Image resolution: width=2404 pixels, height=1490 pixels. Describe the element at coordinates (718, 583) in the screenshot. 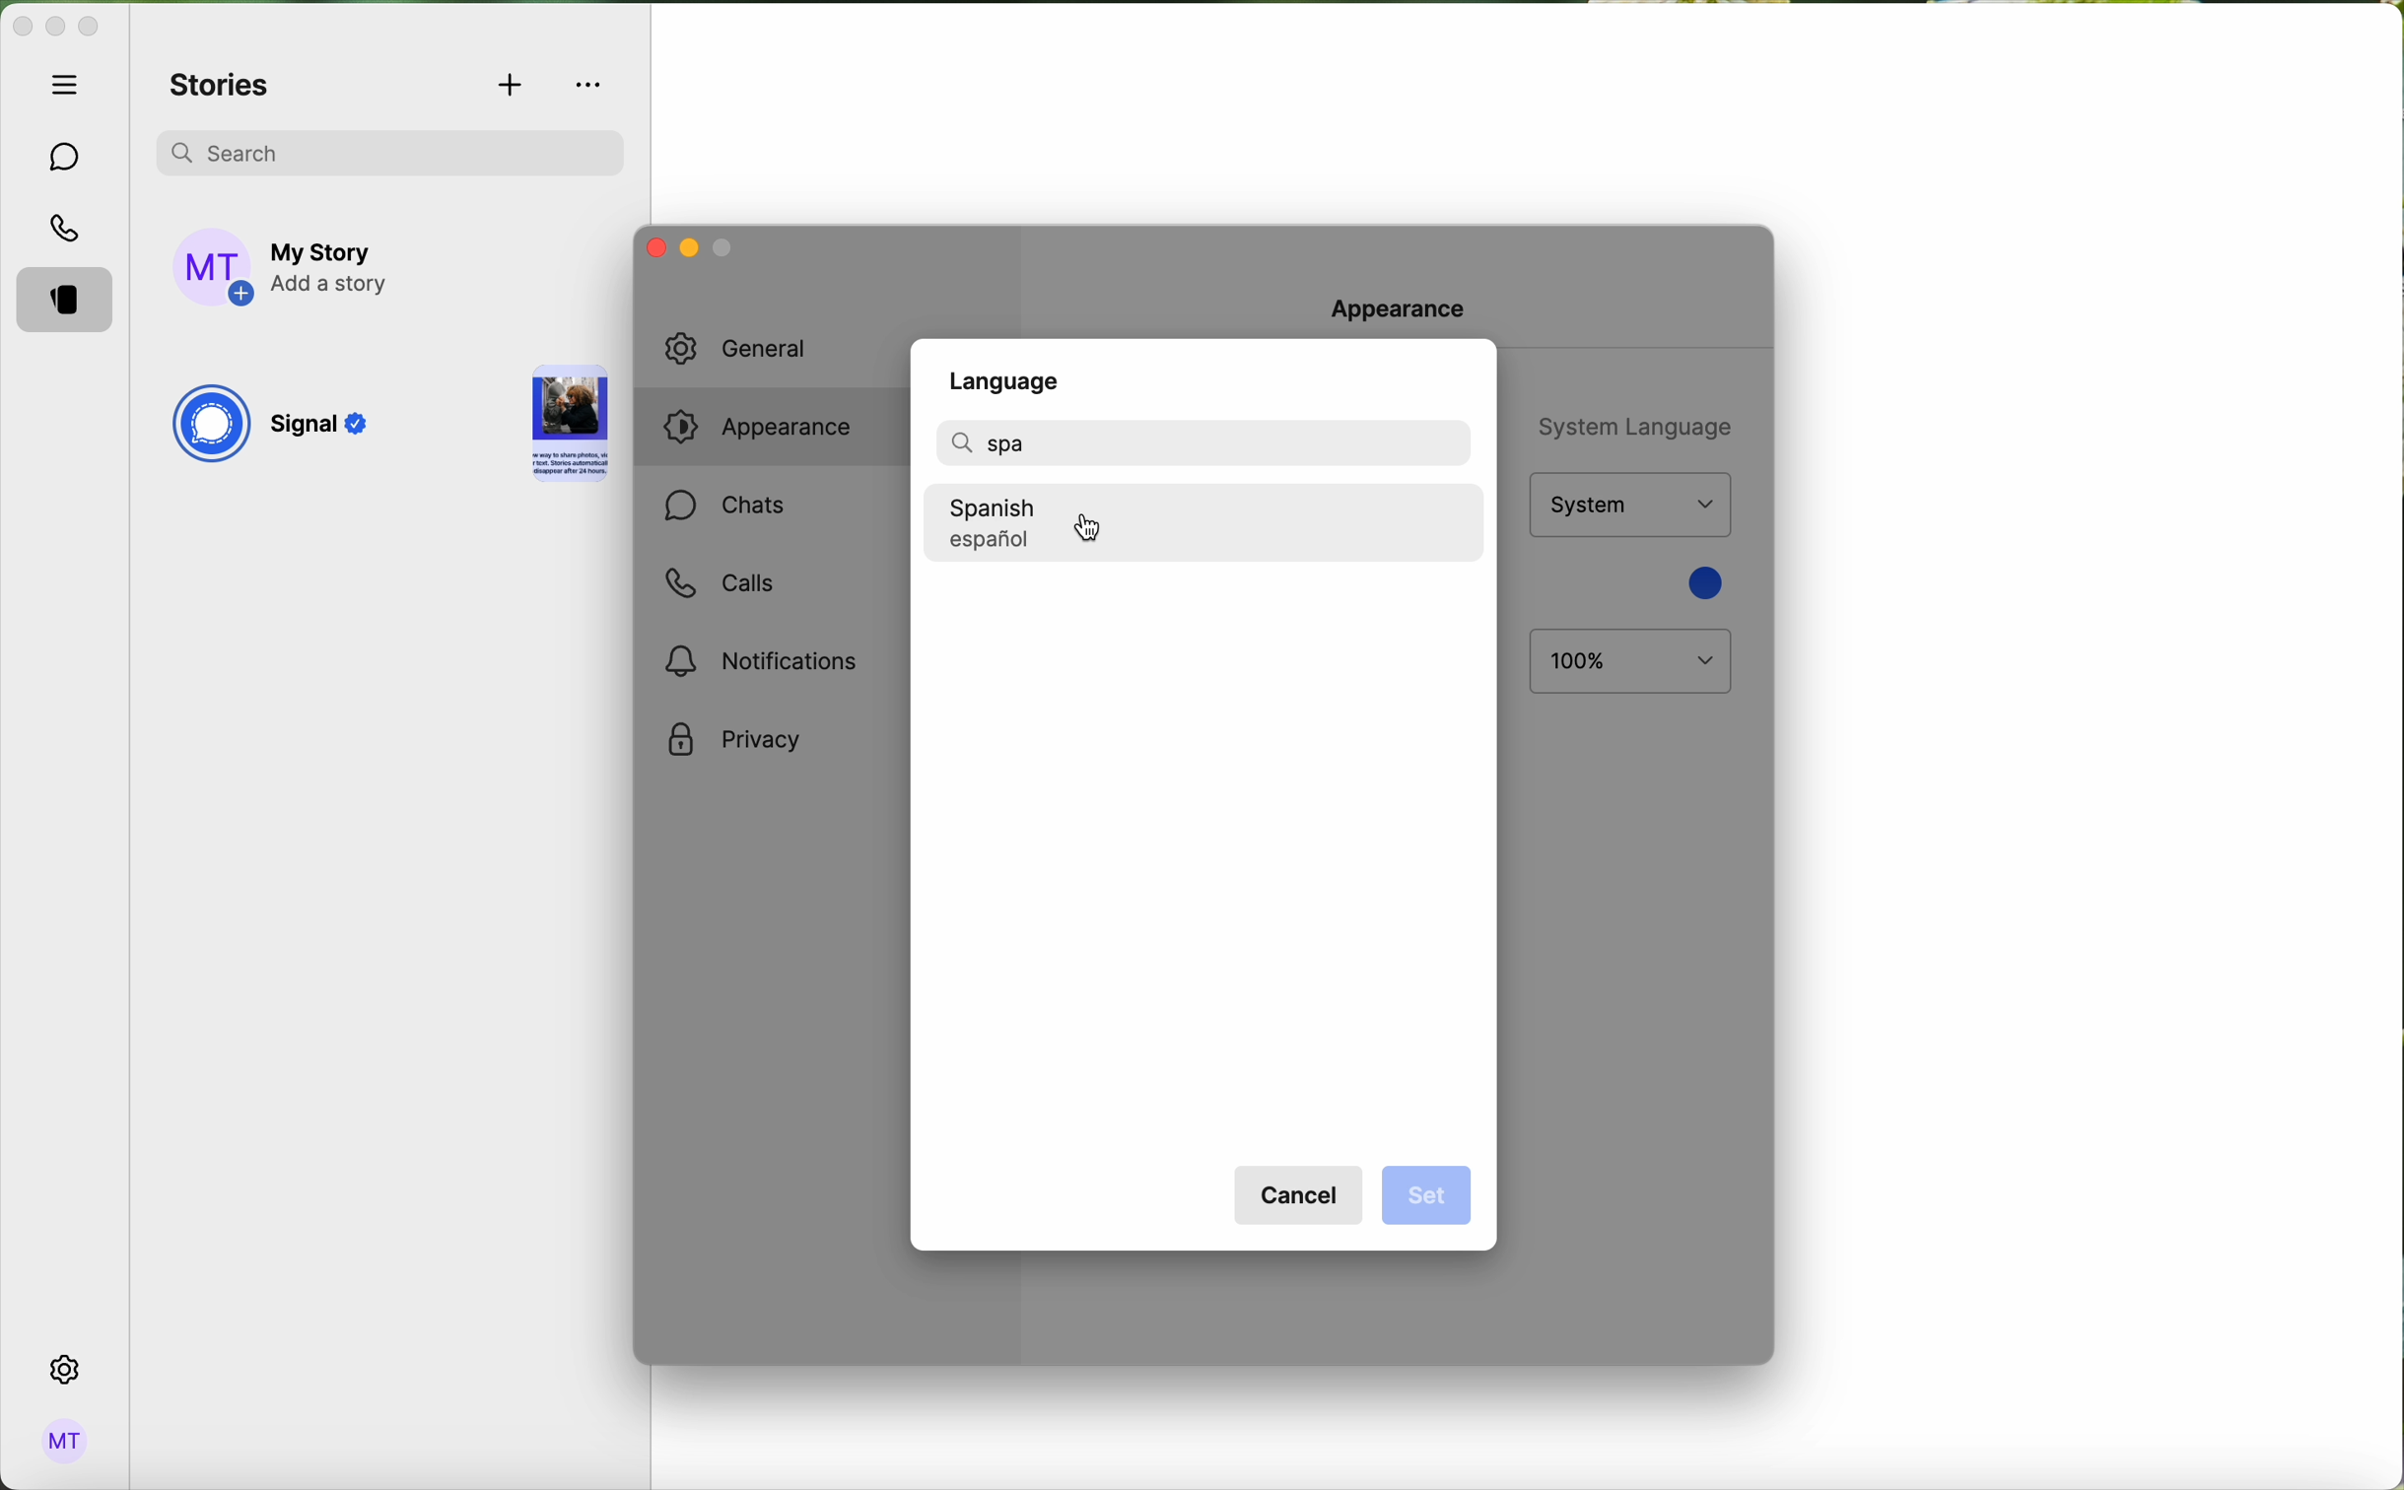

I see `calls` at that location.